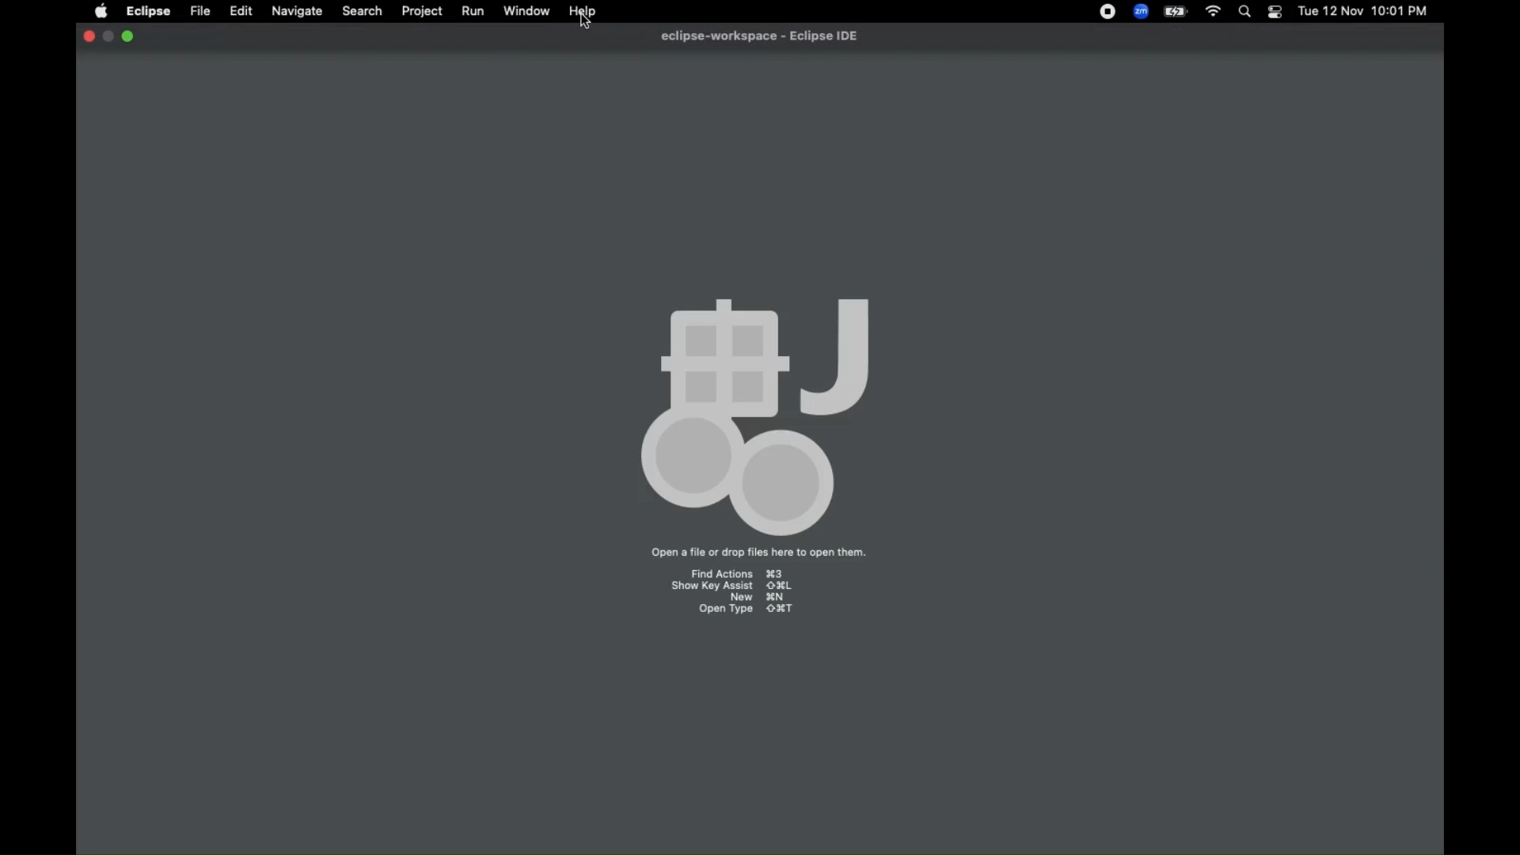  I want to click on Help, so click(582, 11).